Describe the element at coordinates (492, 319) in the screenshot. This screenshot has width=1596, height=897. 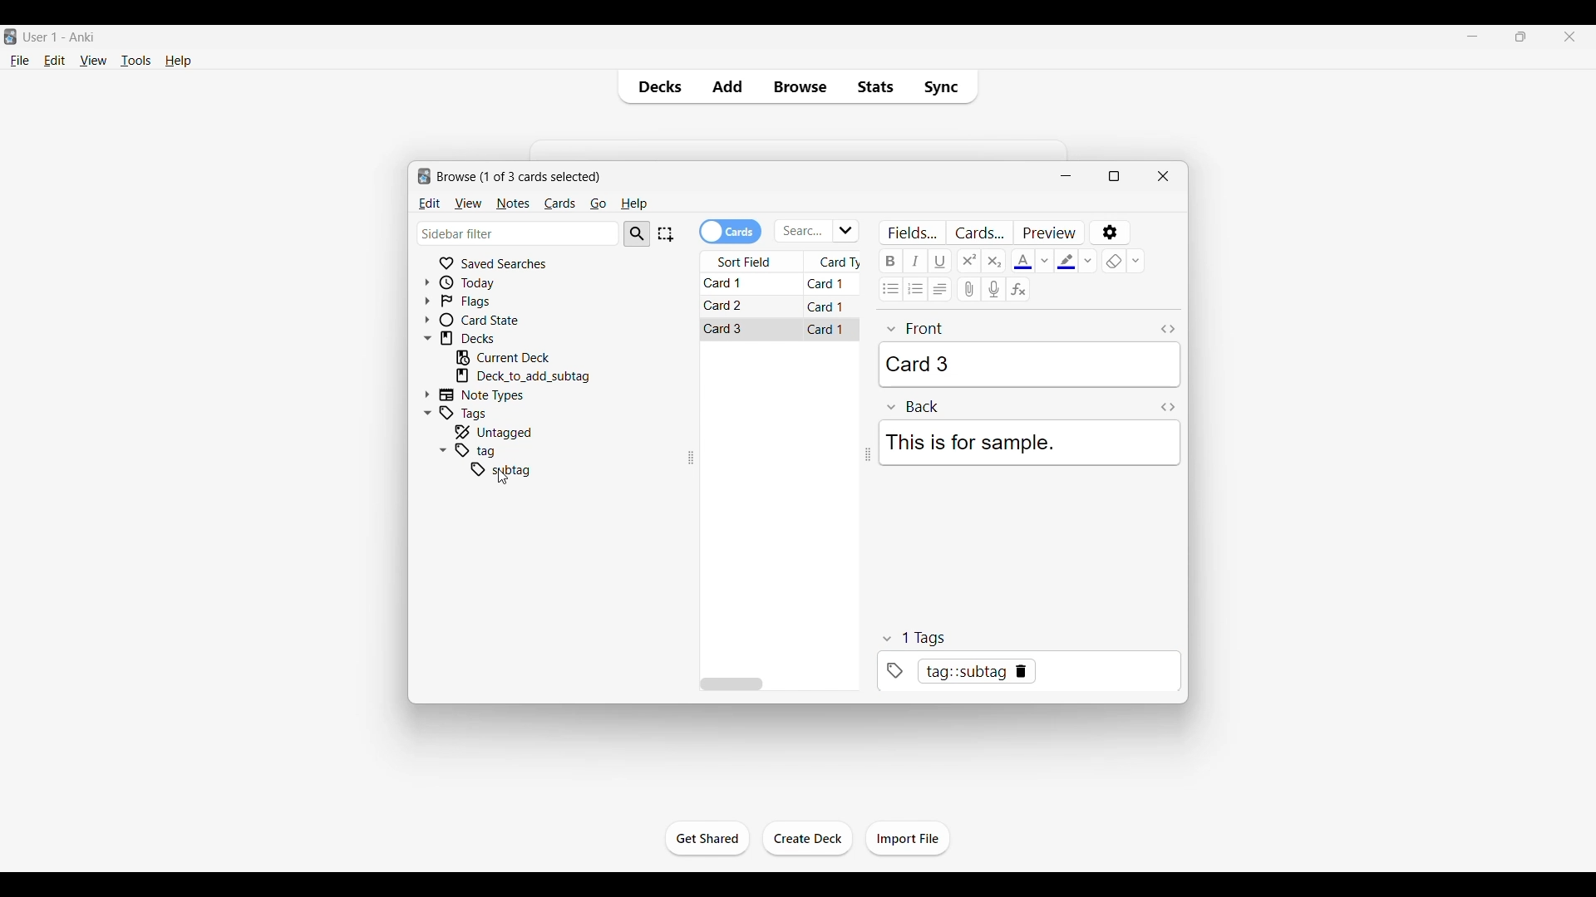
I see `Click to go to card state` at that location.